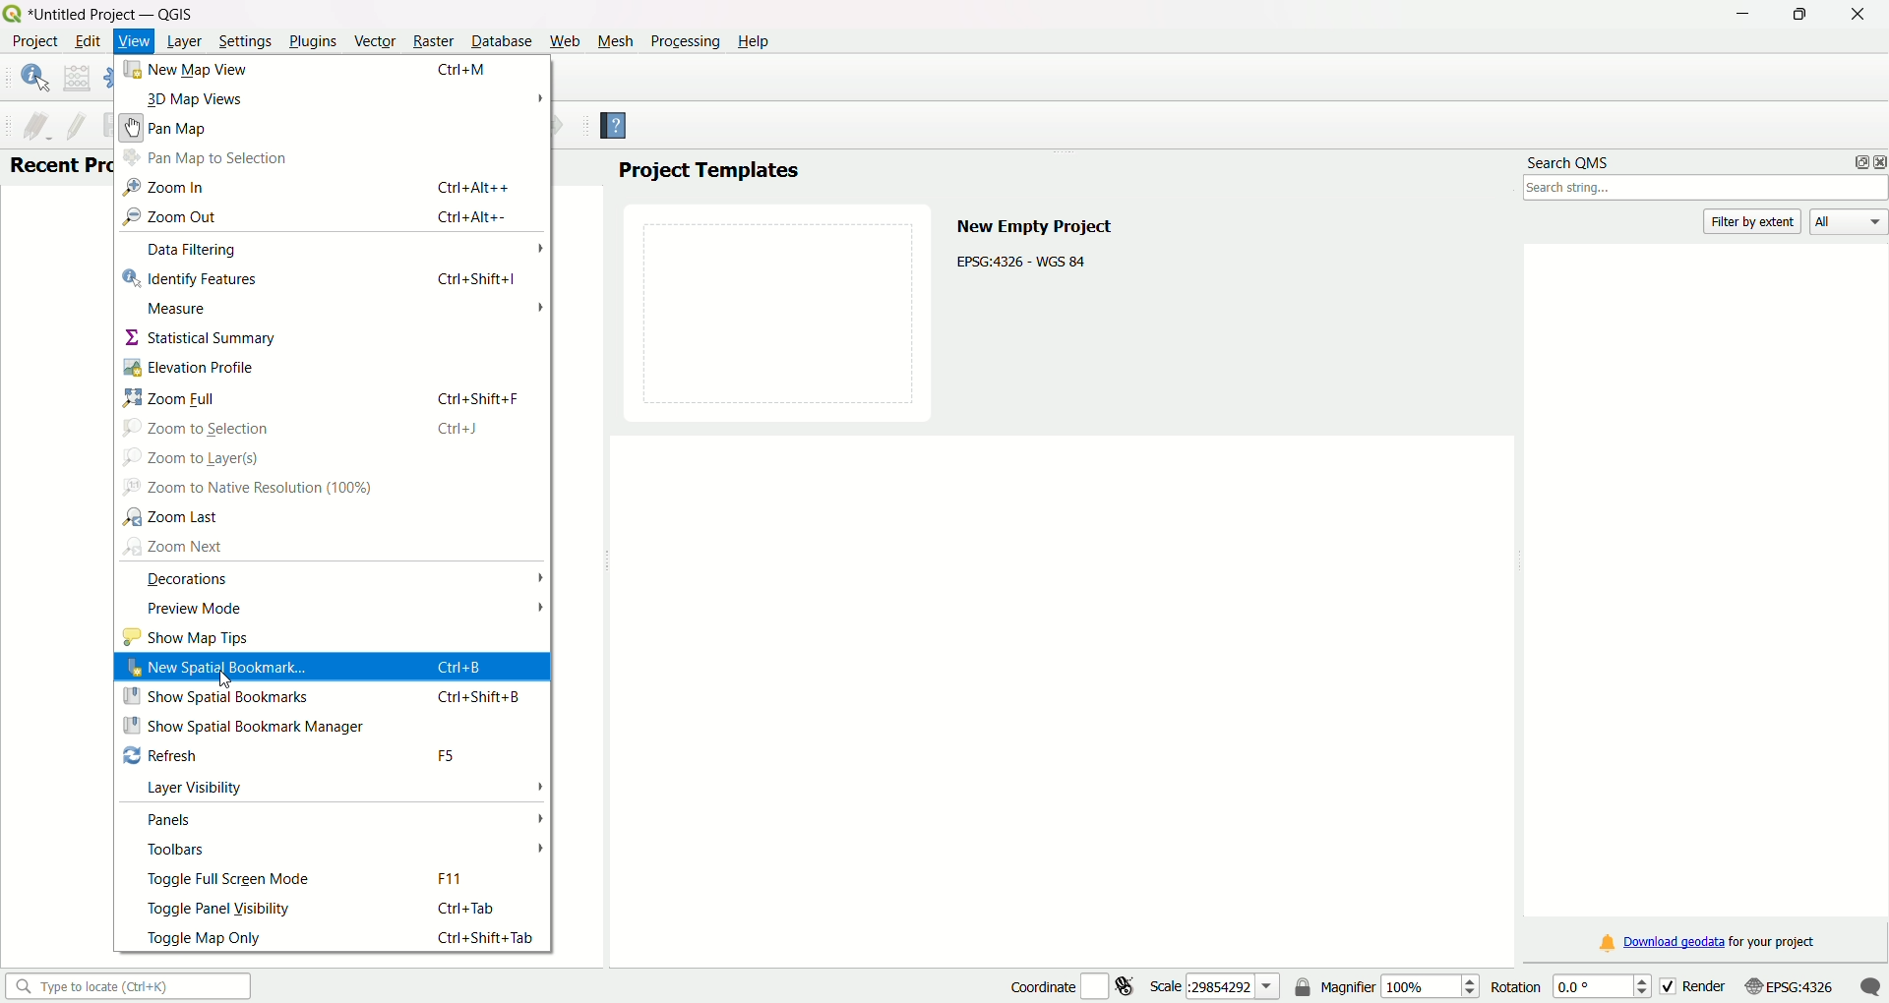  I want to click on search QMS, so click(1571, 158).